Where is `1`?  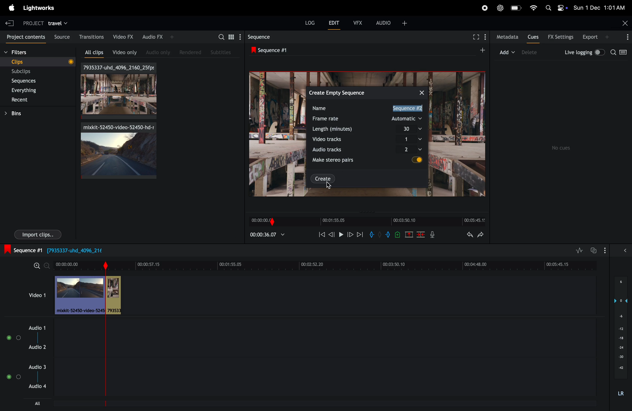 1 is located at coordinates (412, 138).